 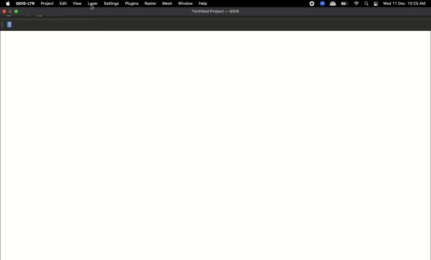 What do you see at coordinates (150, 3) in the screenshot?
I see `Raster` at bounding box center [150, 3].